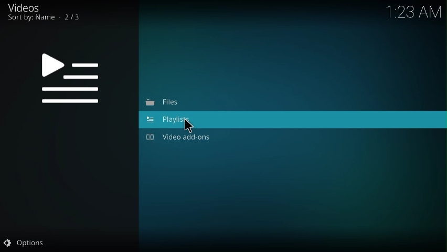 The height and width of the screenshot is (252, 447). I want to click on files, so click(164, 103).